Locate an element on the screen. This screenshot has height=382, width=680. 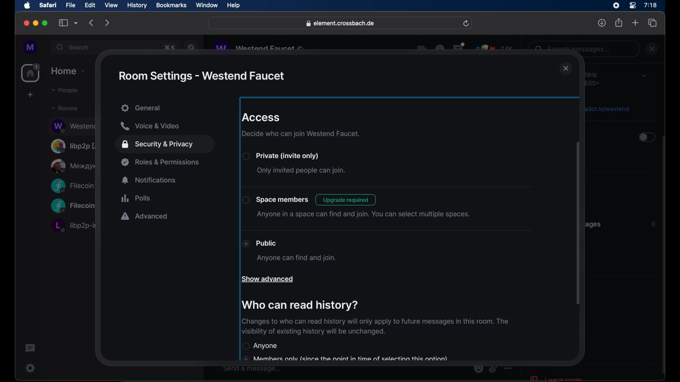
who can read history? is located at coordinates (301, 306).